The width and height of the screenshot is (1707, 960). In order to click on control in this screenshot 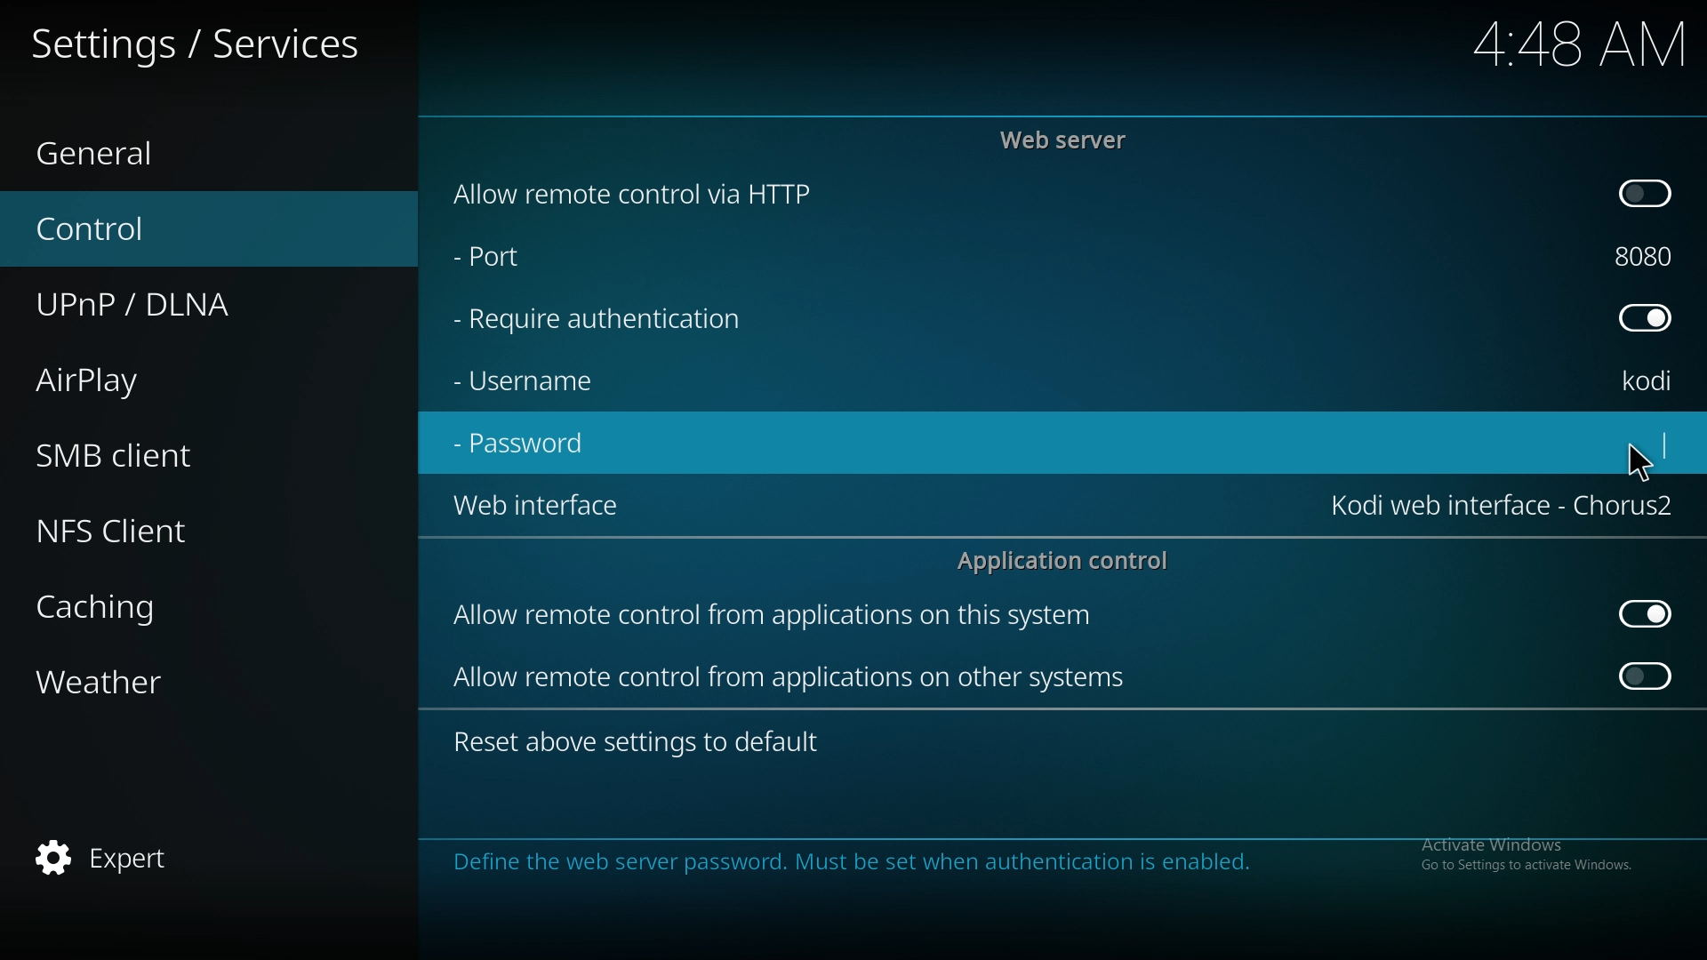, I will do `click(130, 228)`.